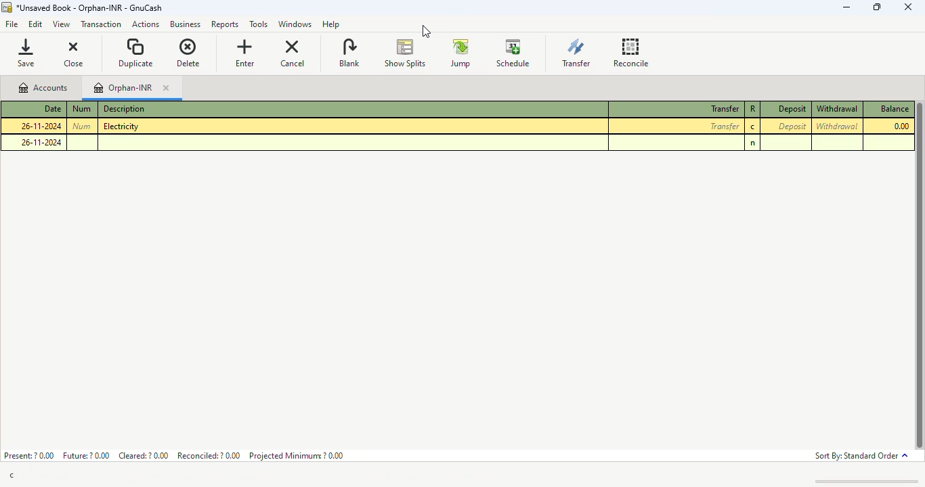 The height and width of the screenshot is (487, 925). What do you see at coordinates (12, 25) in the screenshot?
I see `file` at bounding box center [12, 25].